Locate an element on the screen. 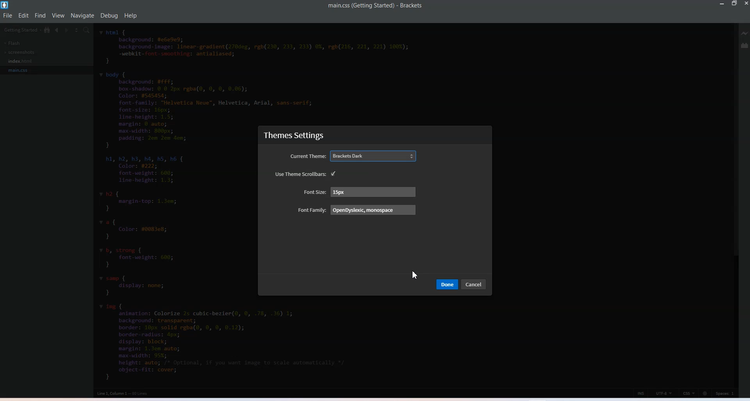 The width and height of the screenshot is (750, 401). Font Family is located at coordinates (357, 210).